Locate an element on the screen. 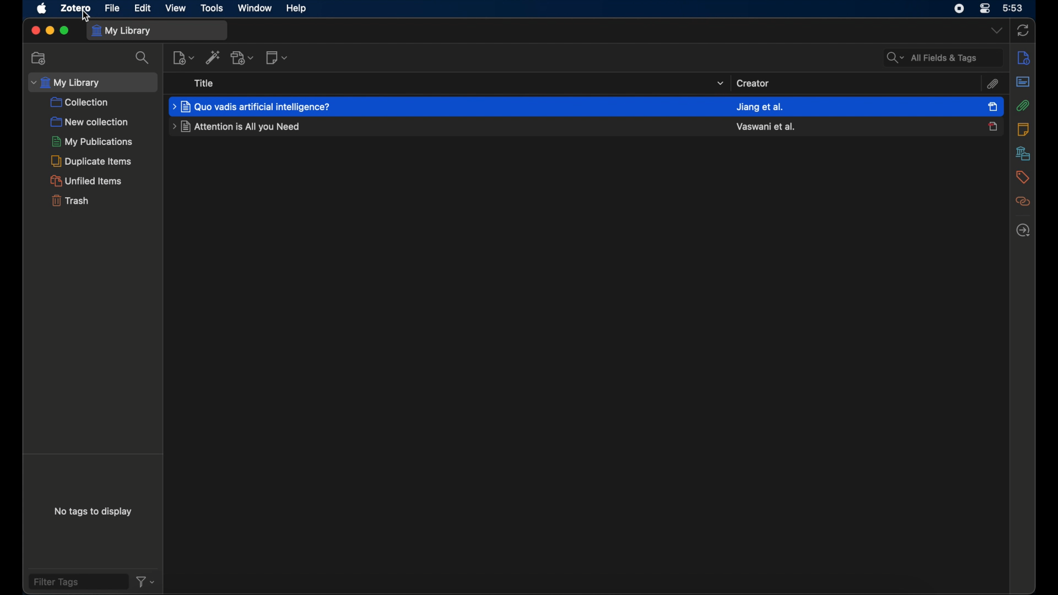  file is located at coordinates (112, 8).